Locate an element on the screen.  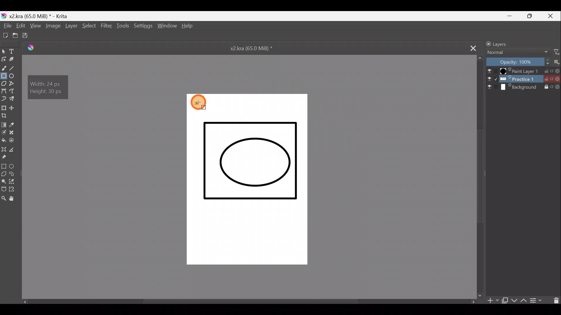
Background is located at coordinates (524, 87).